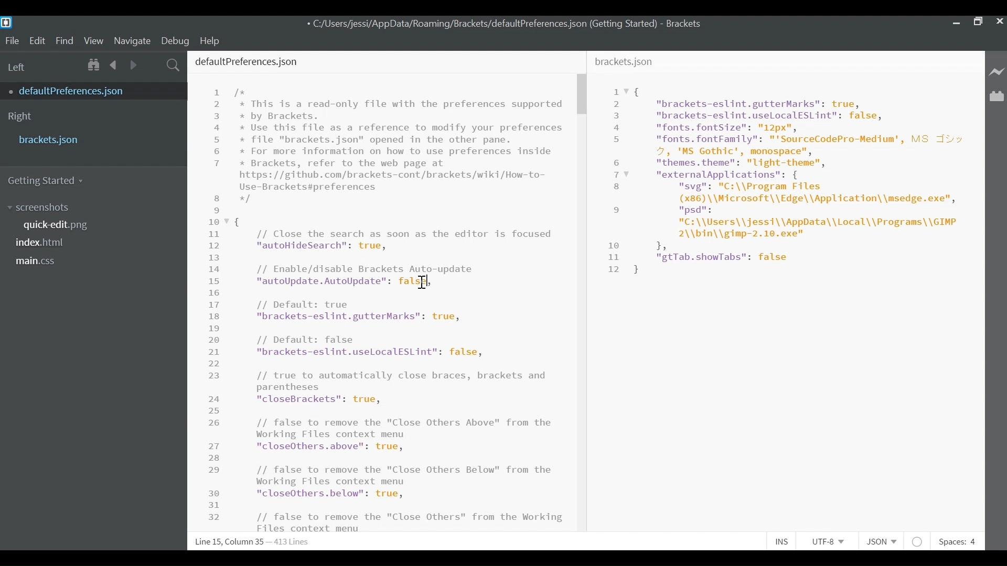 Image resolution: width=1007 pixels, height=566 pixels. I want to click on Close, so click(1000, 21).